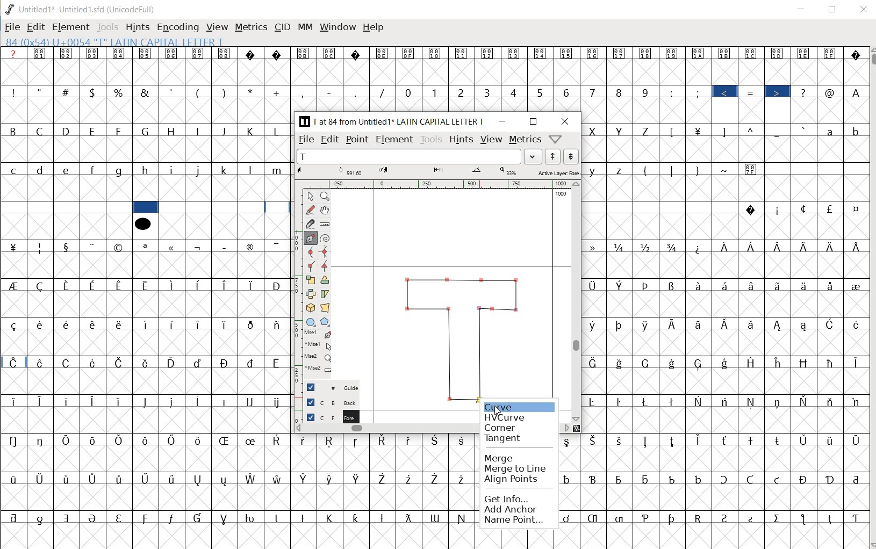  I want to click on edit, so click(331, 139).